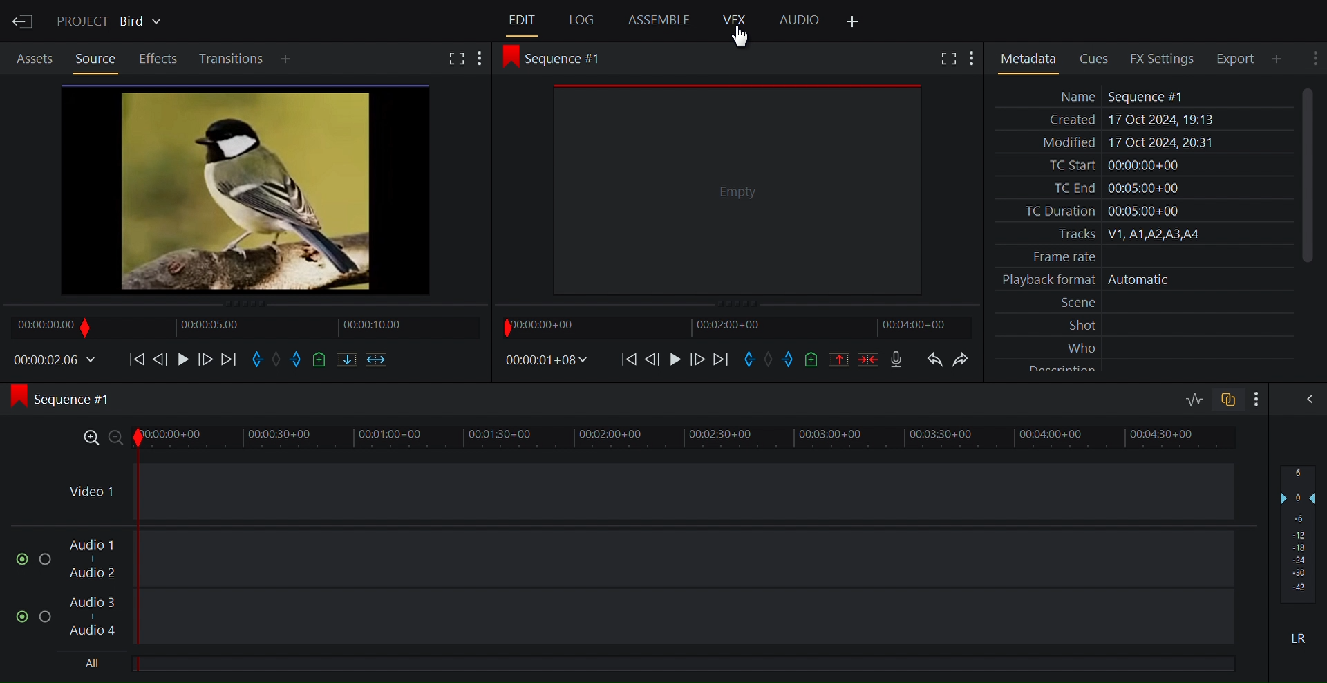 The image size is (1327, 683). Describe the element at coordinates (524, 22) in the screenshot. I see `Edit` at that location.